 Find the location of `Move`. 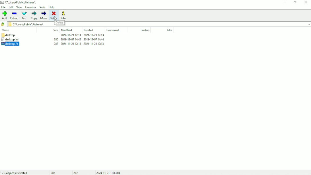

Move is located at coordinates (44, 15).